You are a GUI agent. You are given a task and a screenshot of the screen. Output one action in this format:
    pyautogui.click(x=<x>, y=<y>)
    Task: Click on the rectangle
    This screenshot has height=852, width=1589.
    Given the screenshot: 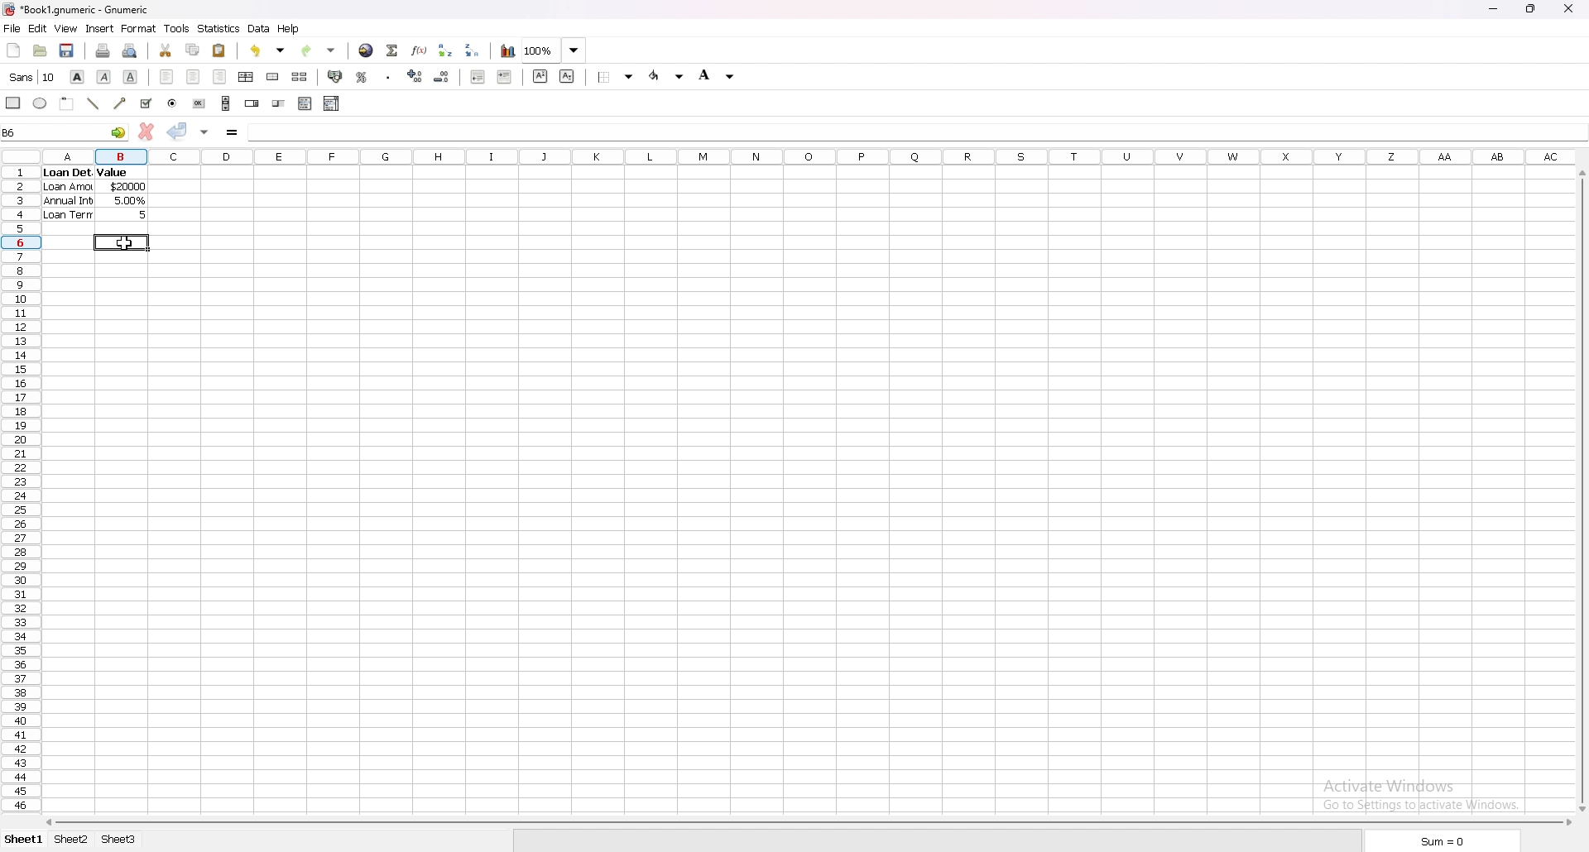 What is the action you would take?
    pyautogui.click(x=13, y=102)
    